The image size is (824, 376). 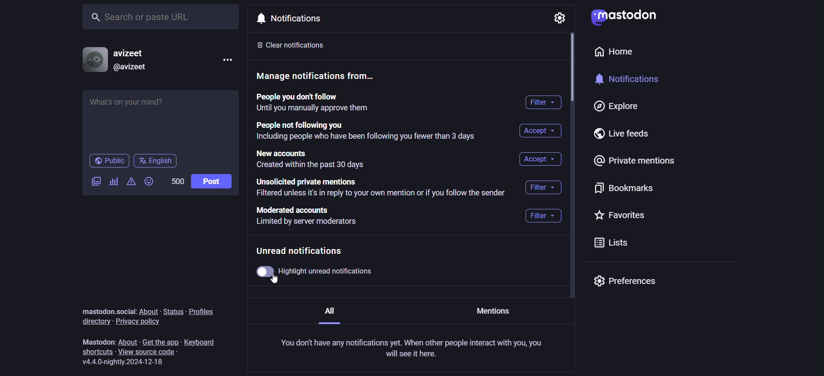 What do you see at coordinates (130, 182) in the screenshot?
I see `content warning` at bounding box center [130, 182].